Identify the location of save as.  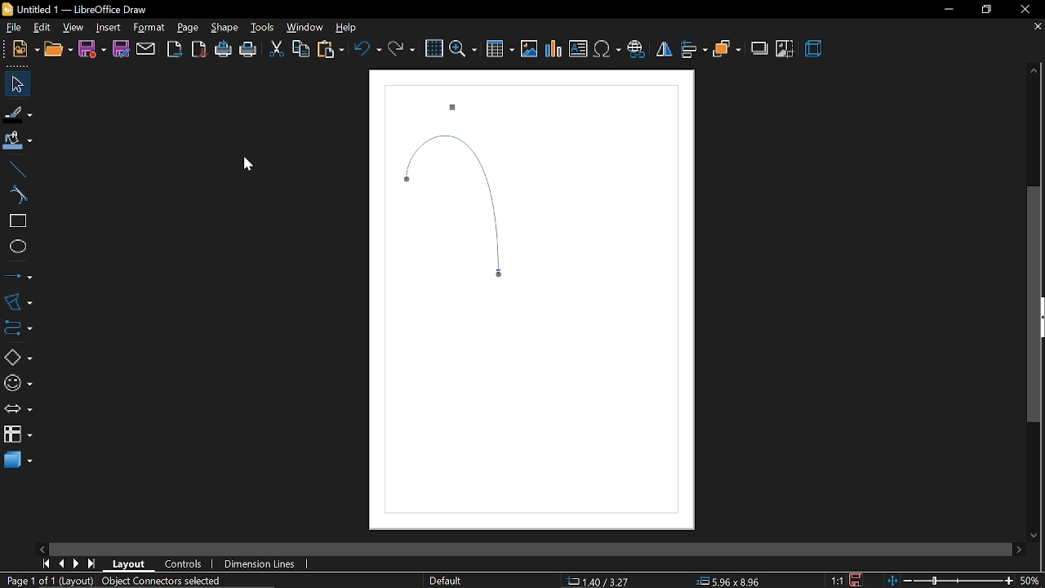
(120, 49).